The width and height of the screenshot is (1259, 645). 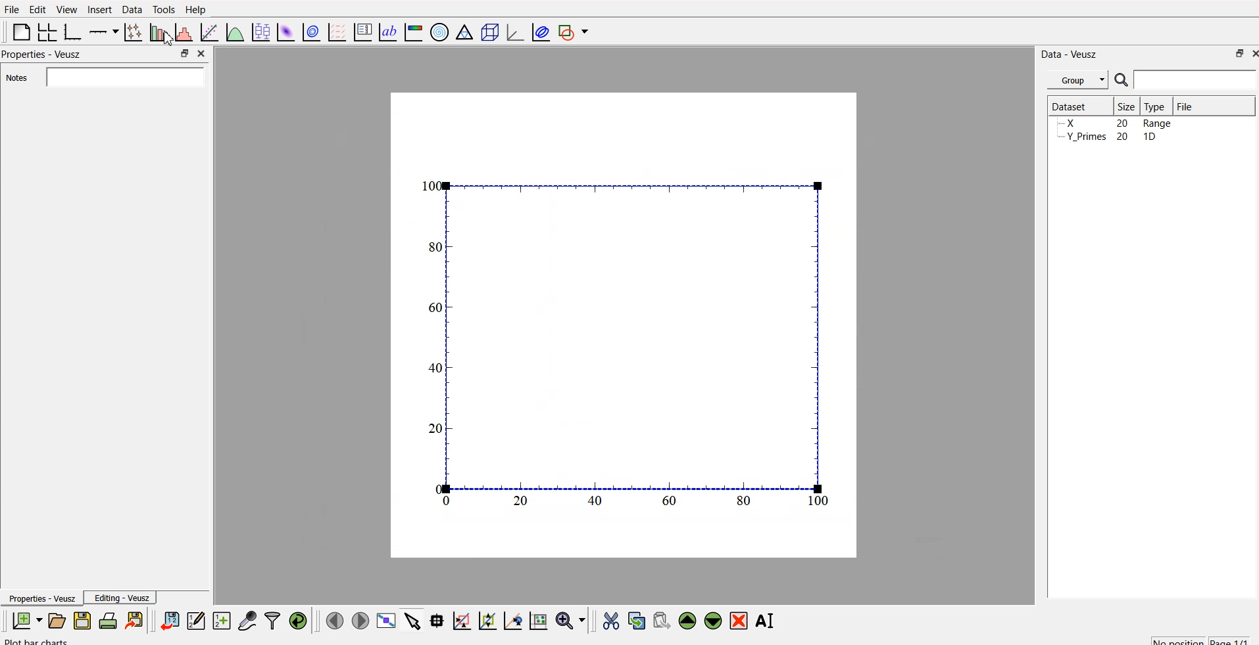 I want to click on plot function, so click(x=234, y=32).